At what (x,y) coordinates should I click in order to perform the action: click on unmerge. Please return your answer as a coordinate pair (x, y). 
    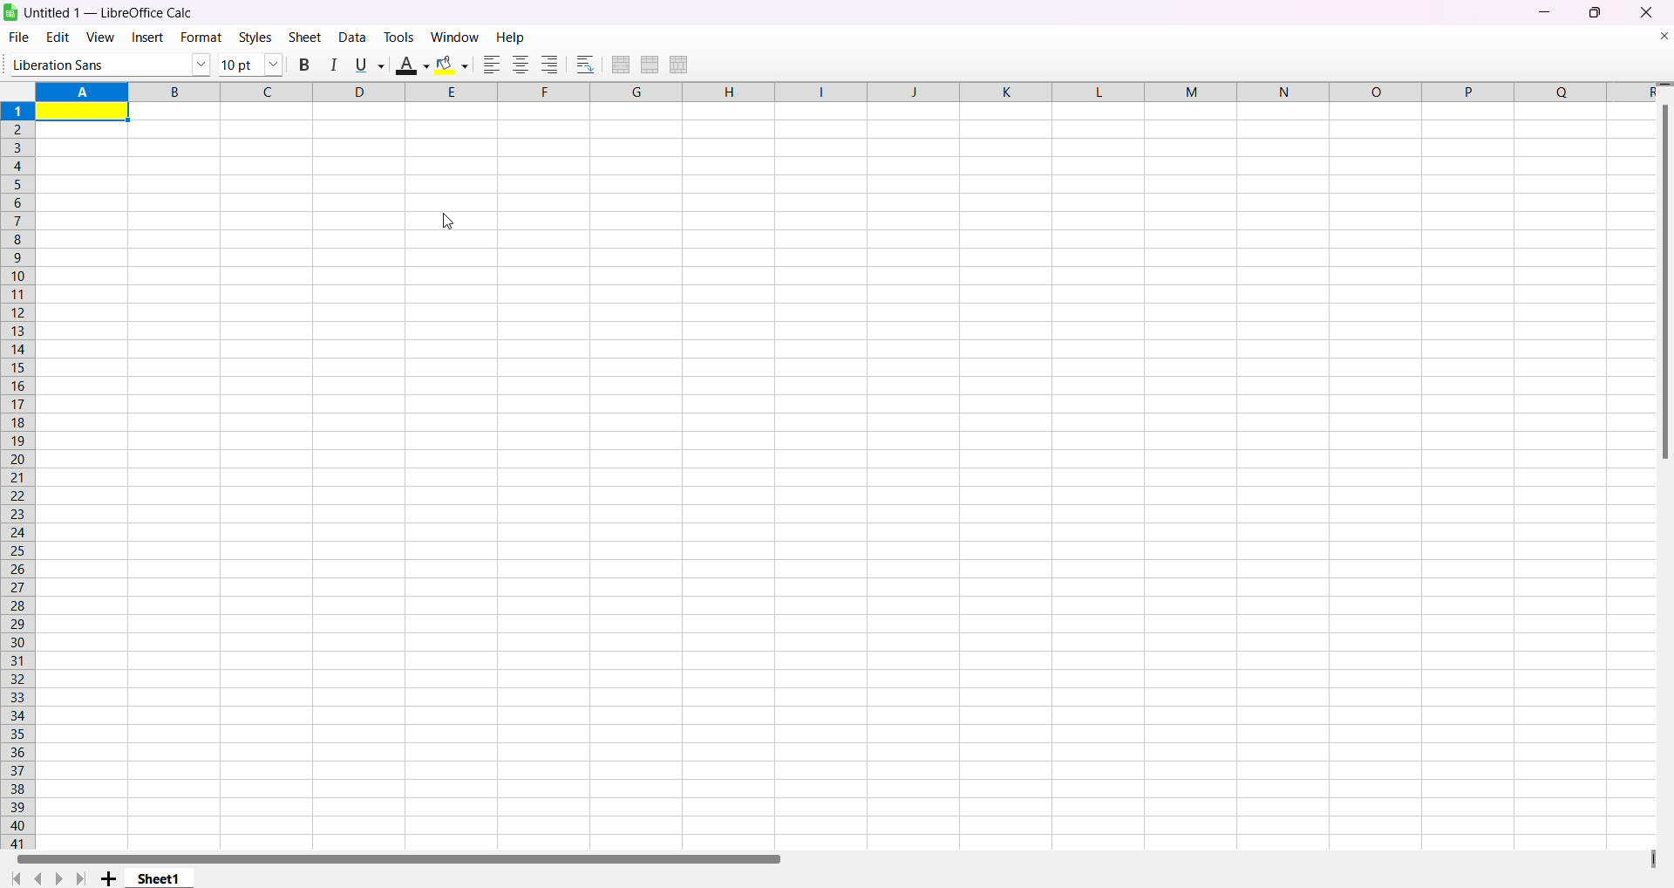
    Looking at the image, I should click on (682, 64).